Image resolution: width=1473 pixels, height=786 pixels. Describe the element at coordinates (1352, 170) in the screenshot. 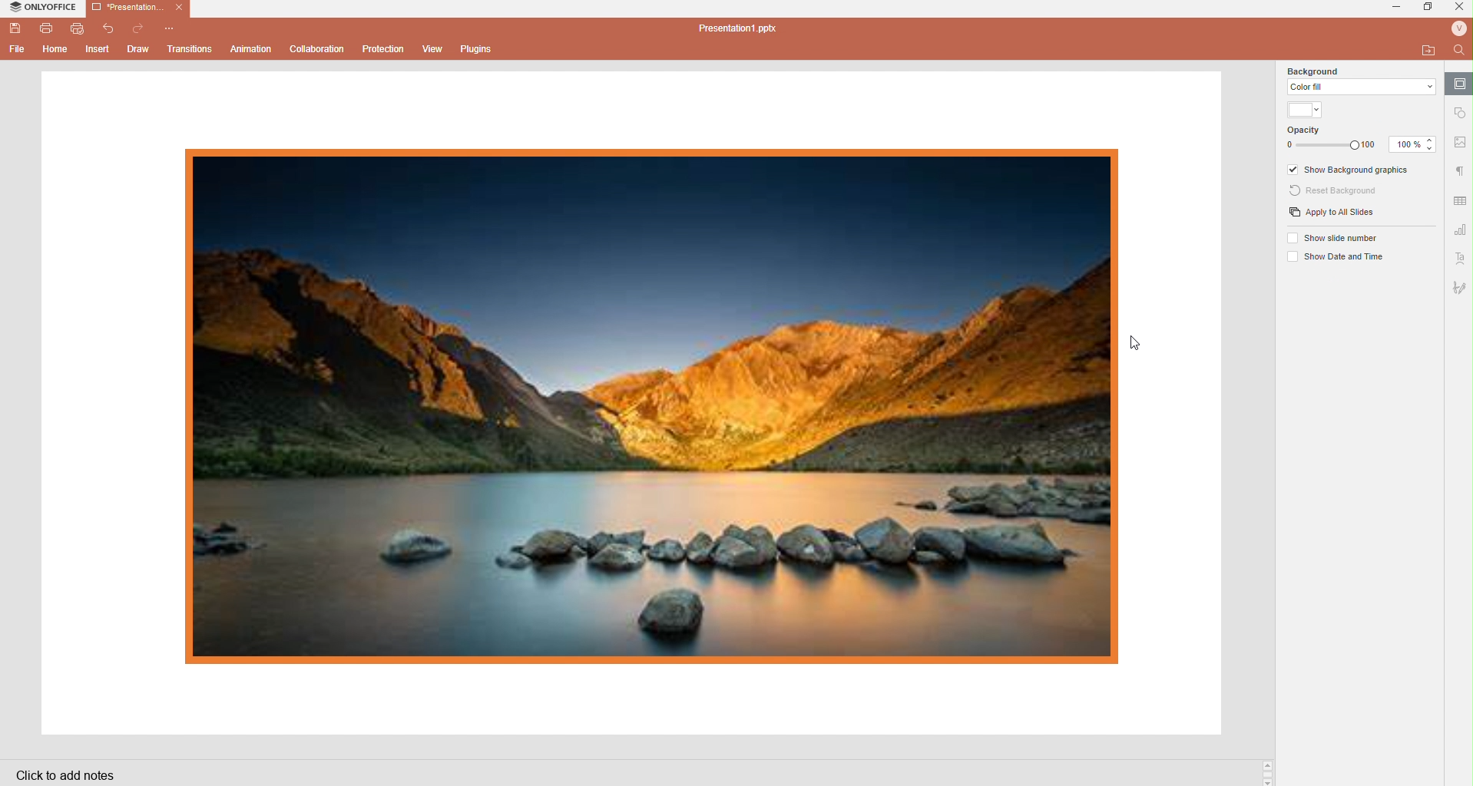

I see `Show Background graphics` at that location.